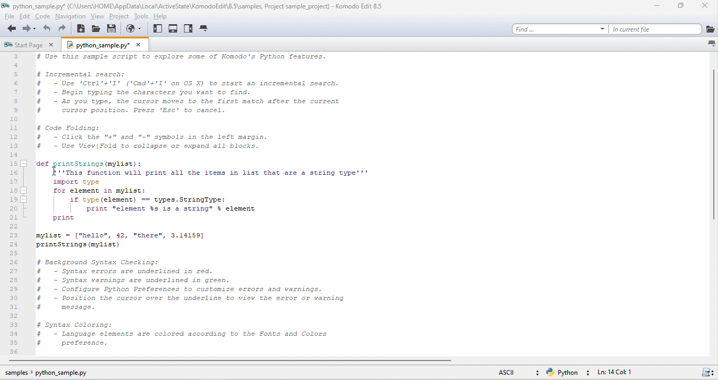 Image resolution: width=718 pixels, height=380 pixels. What do you see at coordinates (52, 46) in the screenshot?
I see `close` at bounding box center [52, 46].